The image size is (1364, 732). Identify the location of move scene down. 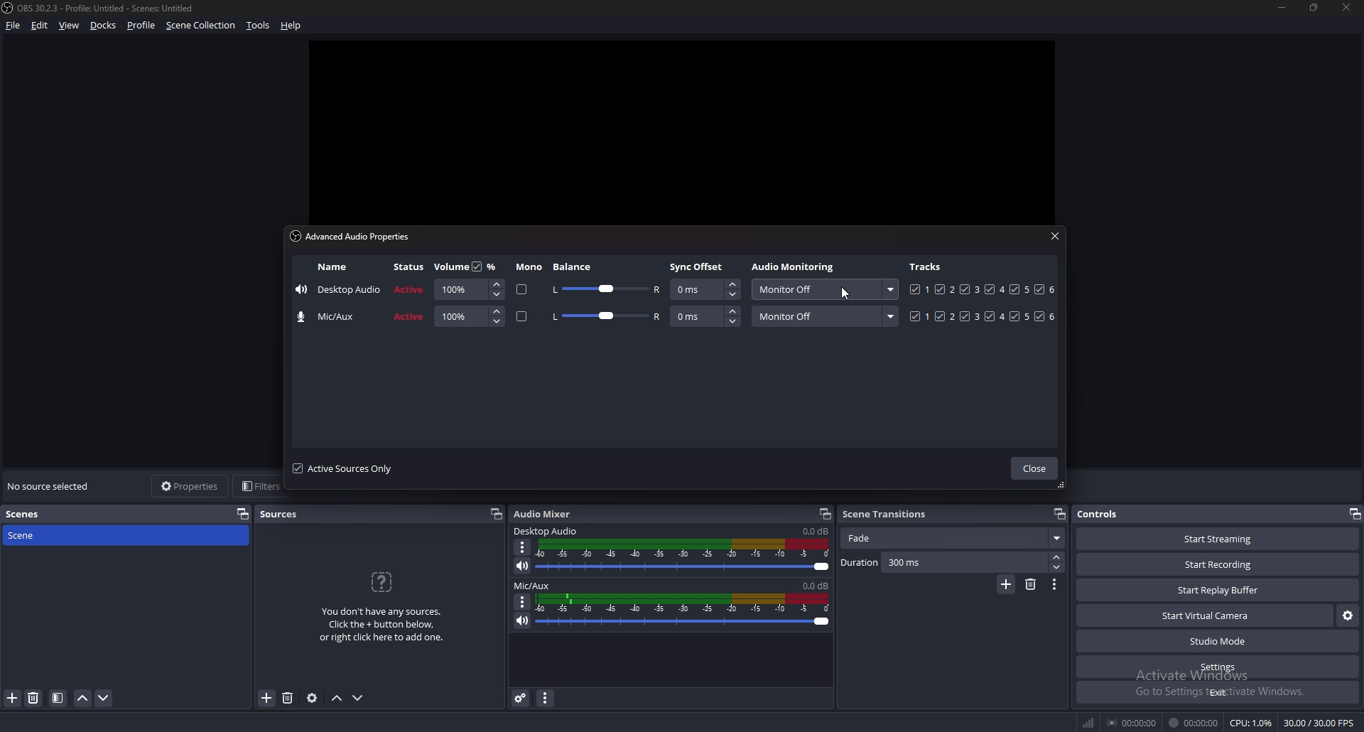
(104, 697).